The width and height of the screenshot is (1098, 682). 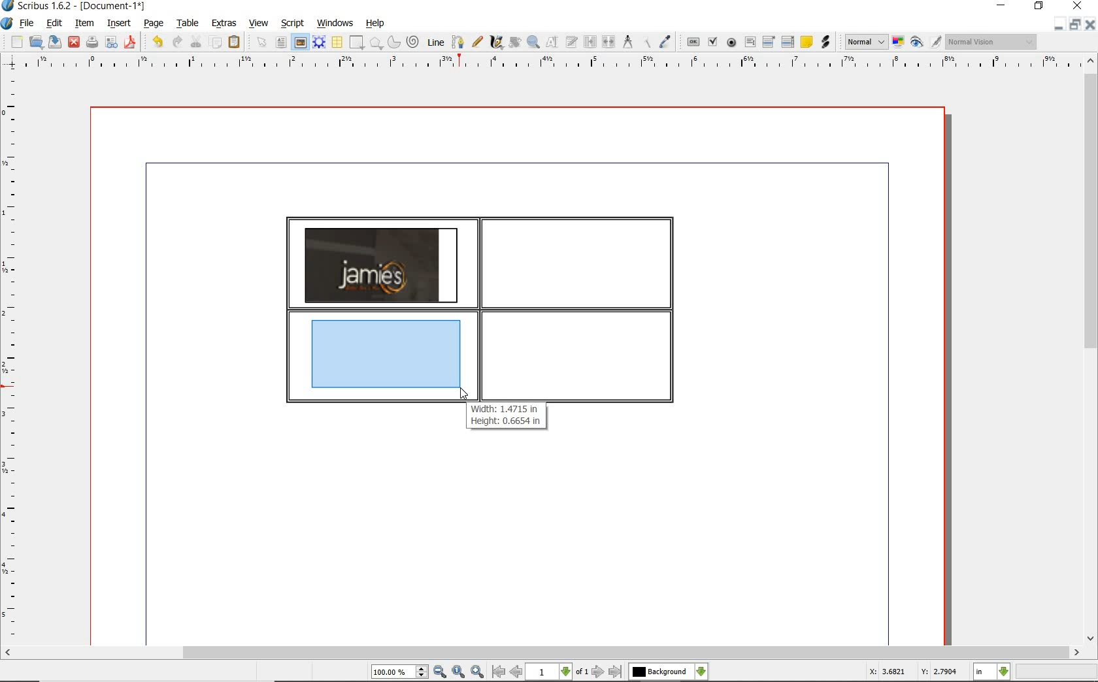 What do you see at coordinates (865, 41) in the screenshot?
I see `image preview quality` at bounding box center [865, 41].